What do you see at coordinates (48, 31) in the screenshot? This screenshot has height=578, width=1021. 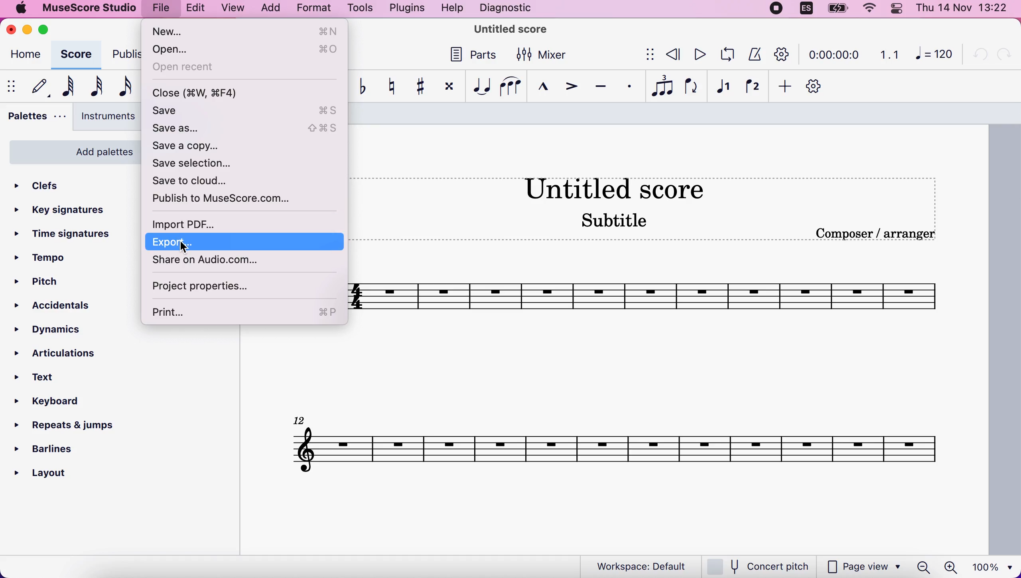 I see `maximize` at bounding box center [48, 31].